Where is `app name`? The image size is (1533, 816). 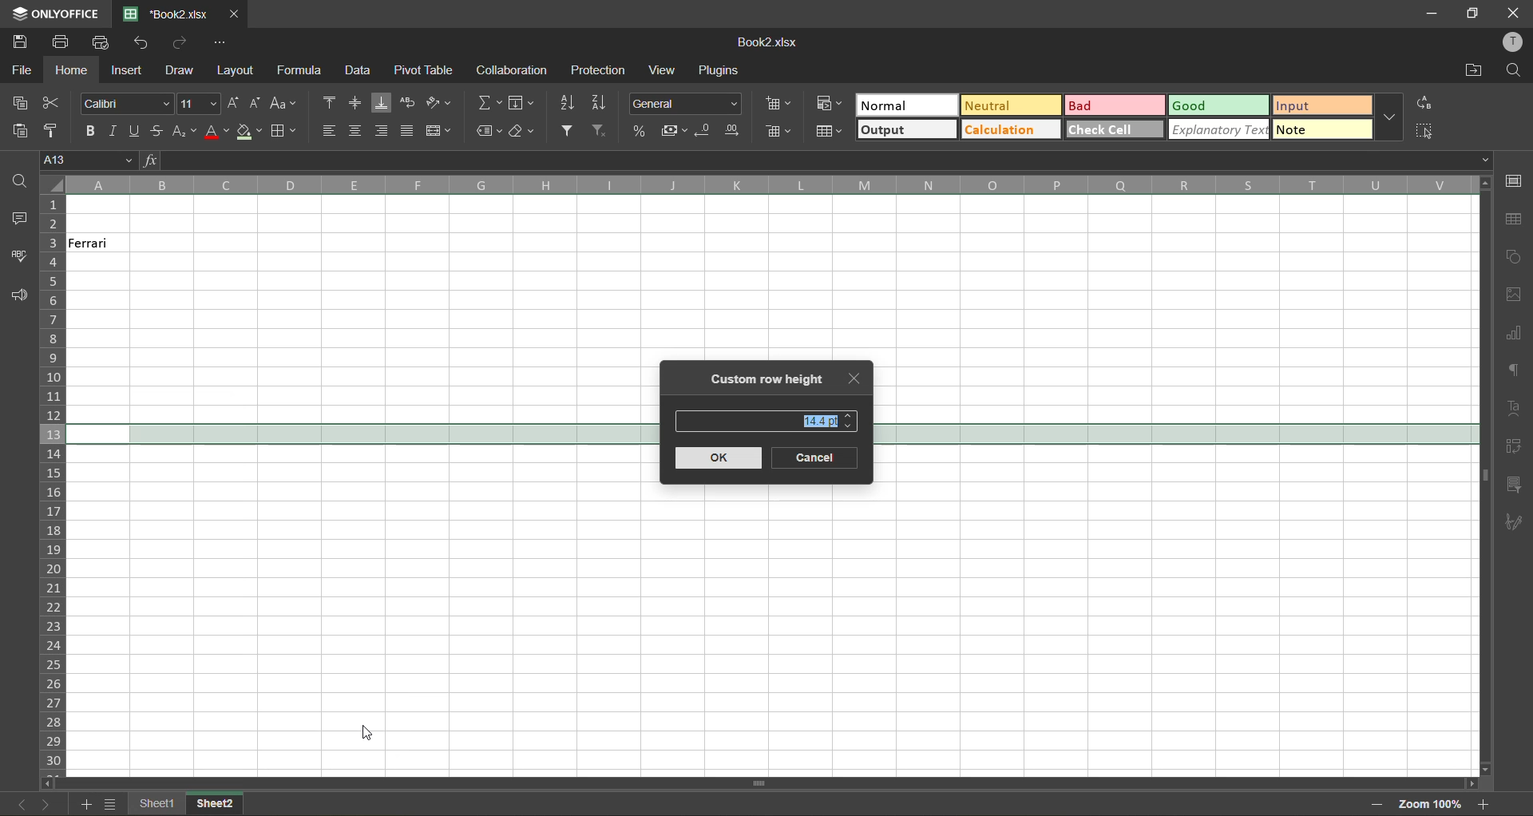 app name is located at coordinates (56, 14).